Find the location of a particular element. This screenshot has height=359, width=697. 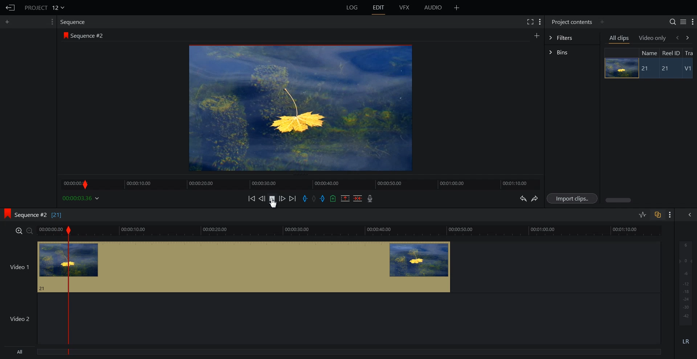

Bins is located at coordinates (572, 53).